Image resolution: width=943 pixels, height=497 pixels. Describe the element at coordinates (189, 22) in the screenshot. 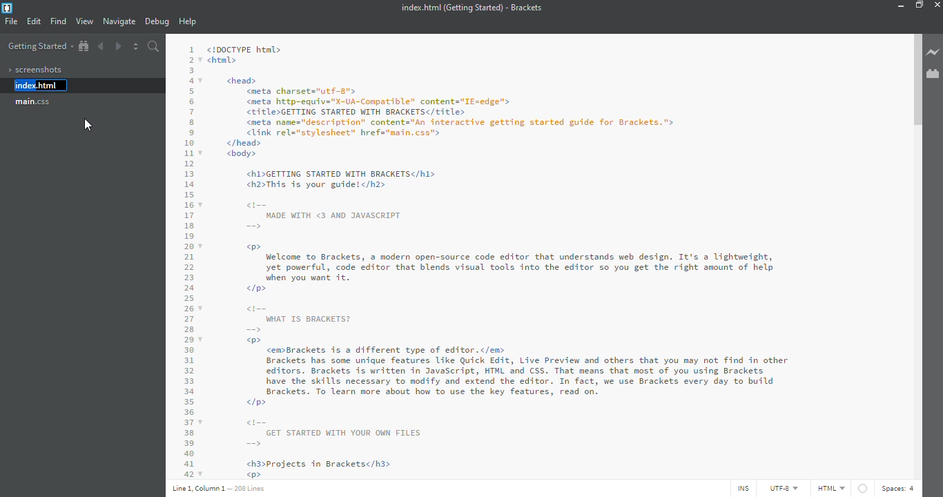

I see `help` at that location.